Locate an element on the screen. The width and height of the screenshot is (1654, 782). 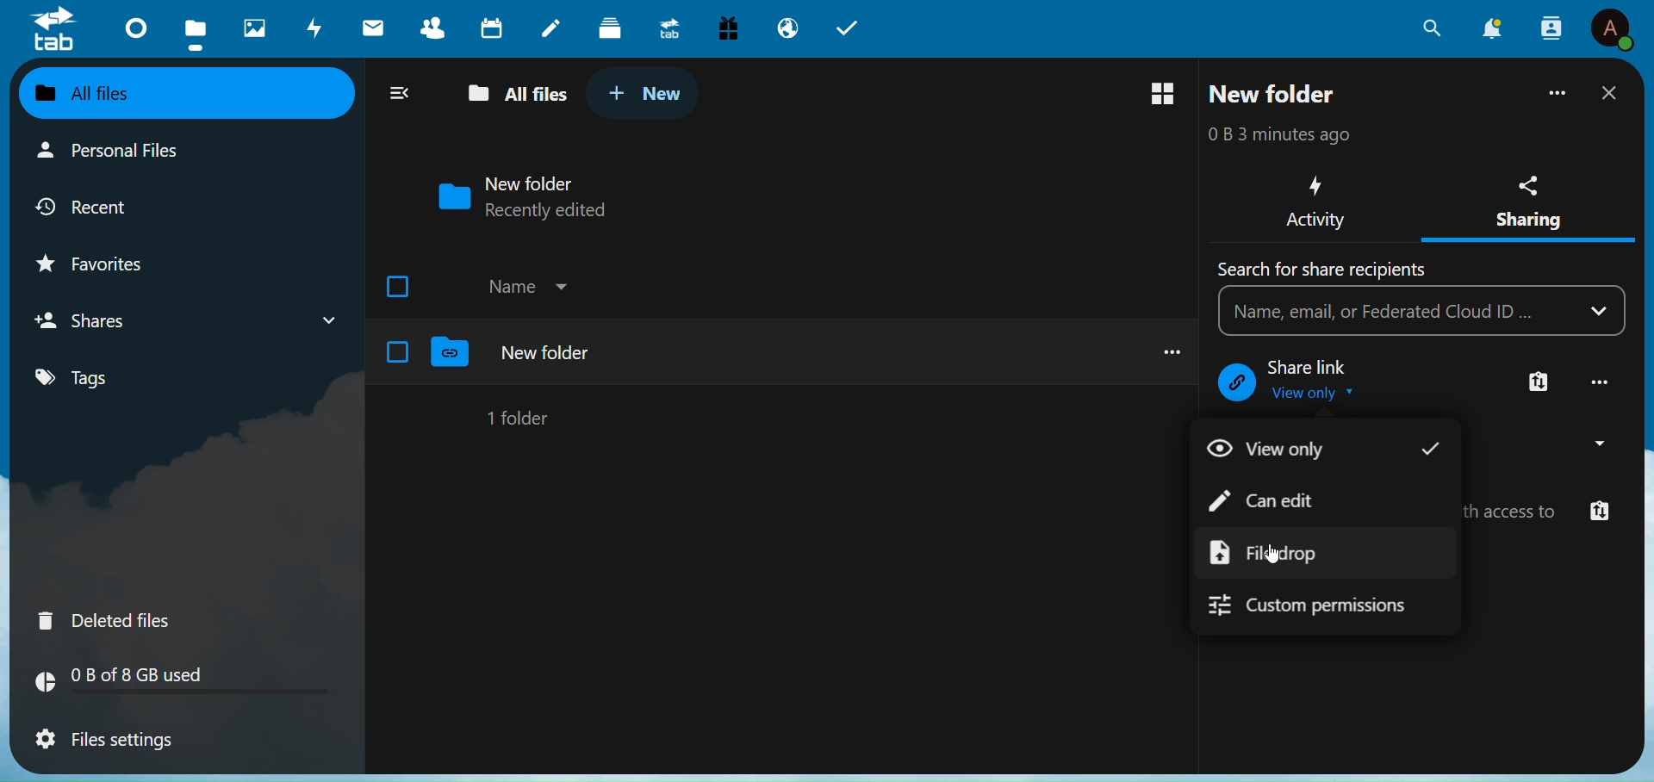
Logo is located at coordinates (55, 32).